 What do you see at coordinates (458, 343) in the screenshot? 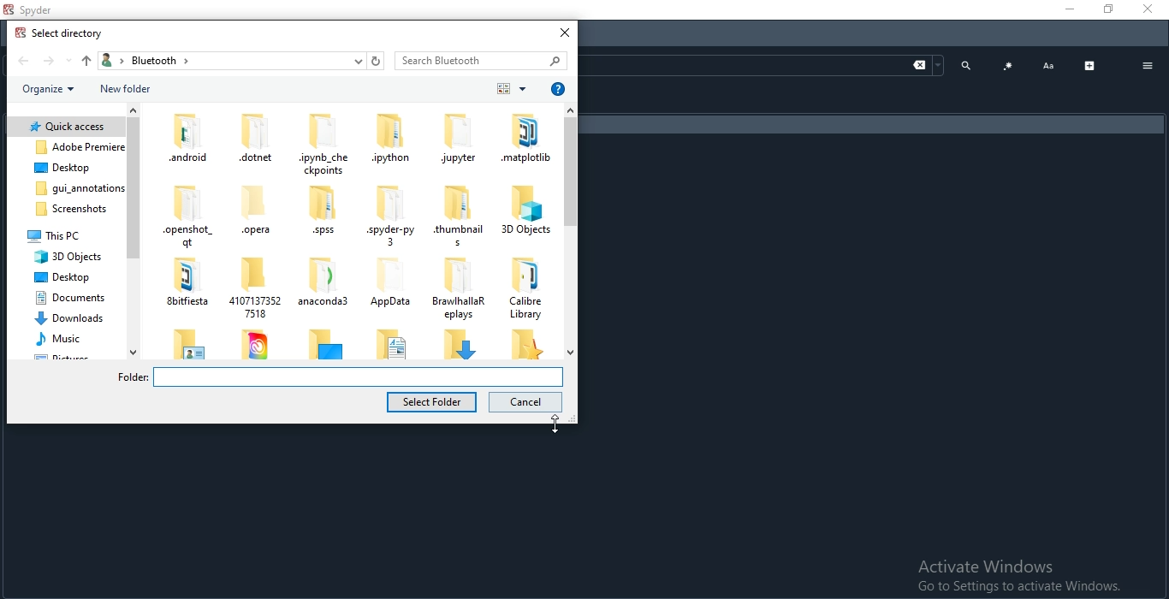
I see `folder` at bounding box center [458, 343].